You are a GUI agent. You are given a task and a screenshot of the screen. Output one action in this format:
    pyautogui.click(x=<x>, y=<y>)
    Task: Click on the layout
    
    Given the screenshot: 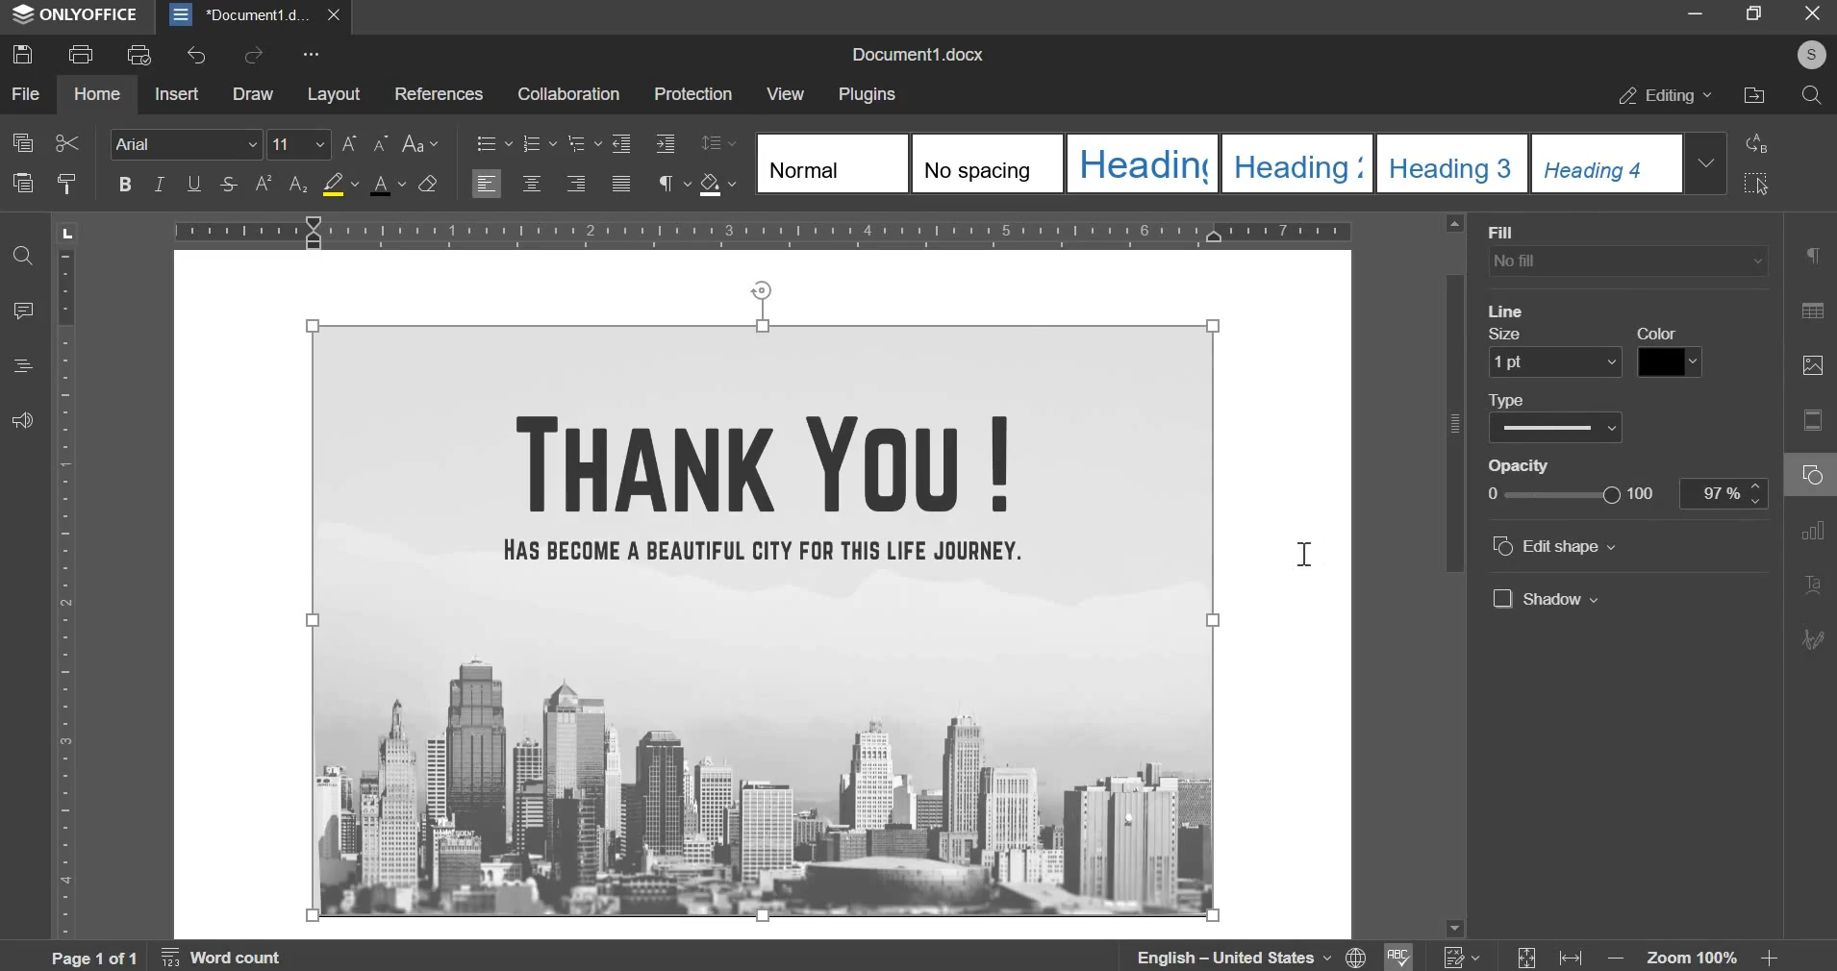 What is the action you would take?
    pyautogui.click(x=335, y=93)
    